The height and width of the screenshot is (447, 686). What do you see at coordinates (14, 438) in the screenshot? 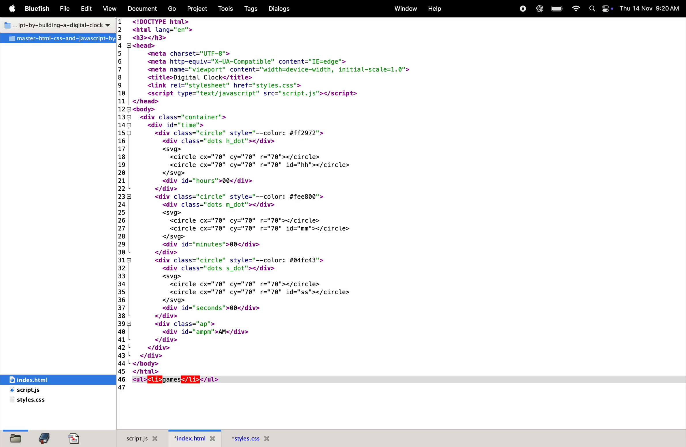
I see `file` at bounding box center [14, 438].